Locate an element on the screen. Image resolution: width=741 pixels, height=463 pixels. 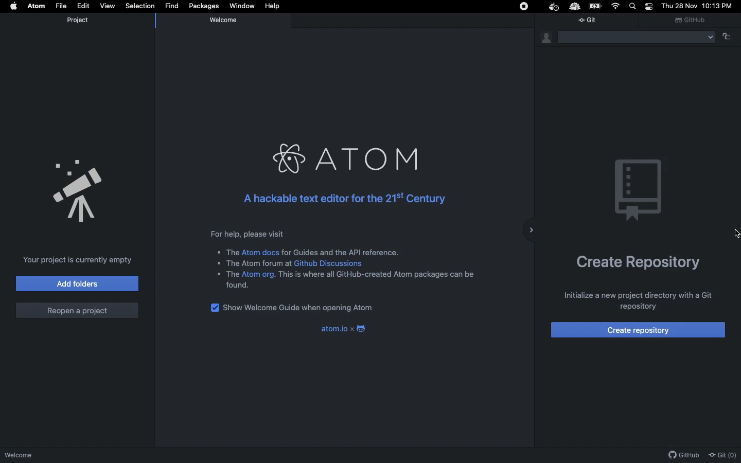
Create repository  is located at coordinates (638, 329).